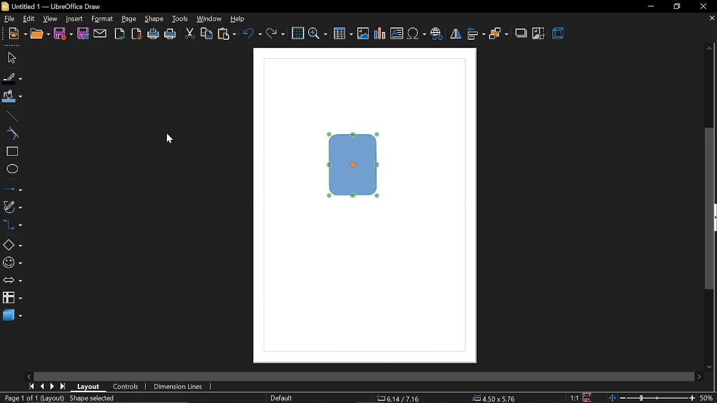 This screenshot has width=717, height=403. What do you see at coordinates (698, 377) in the screenshot?
I see `move right` at bounding box center [698, 377].